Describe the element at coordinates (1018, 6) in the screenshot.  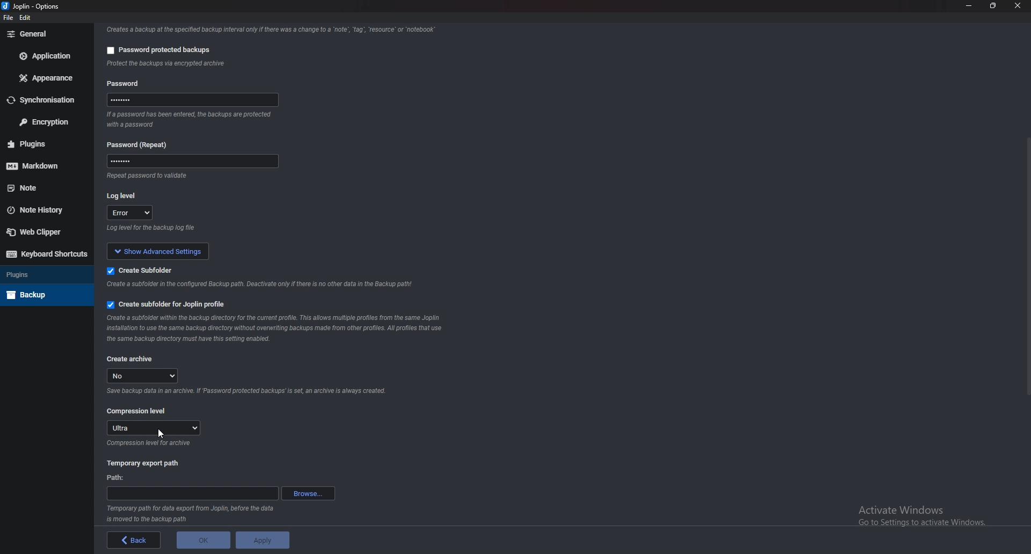
I see `close` at that location.